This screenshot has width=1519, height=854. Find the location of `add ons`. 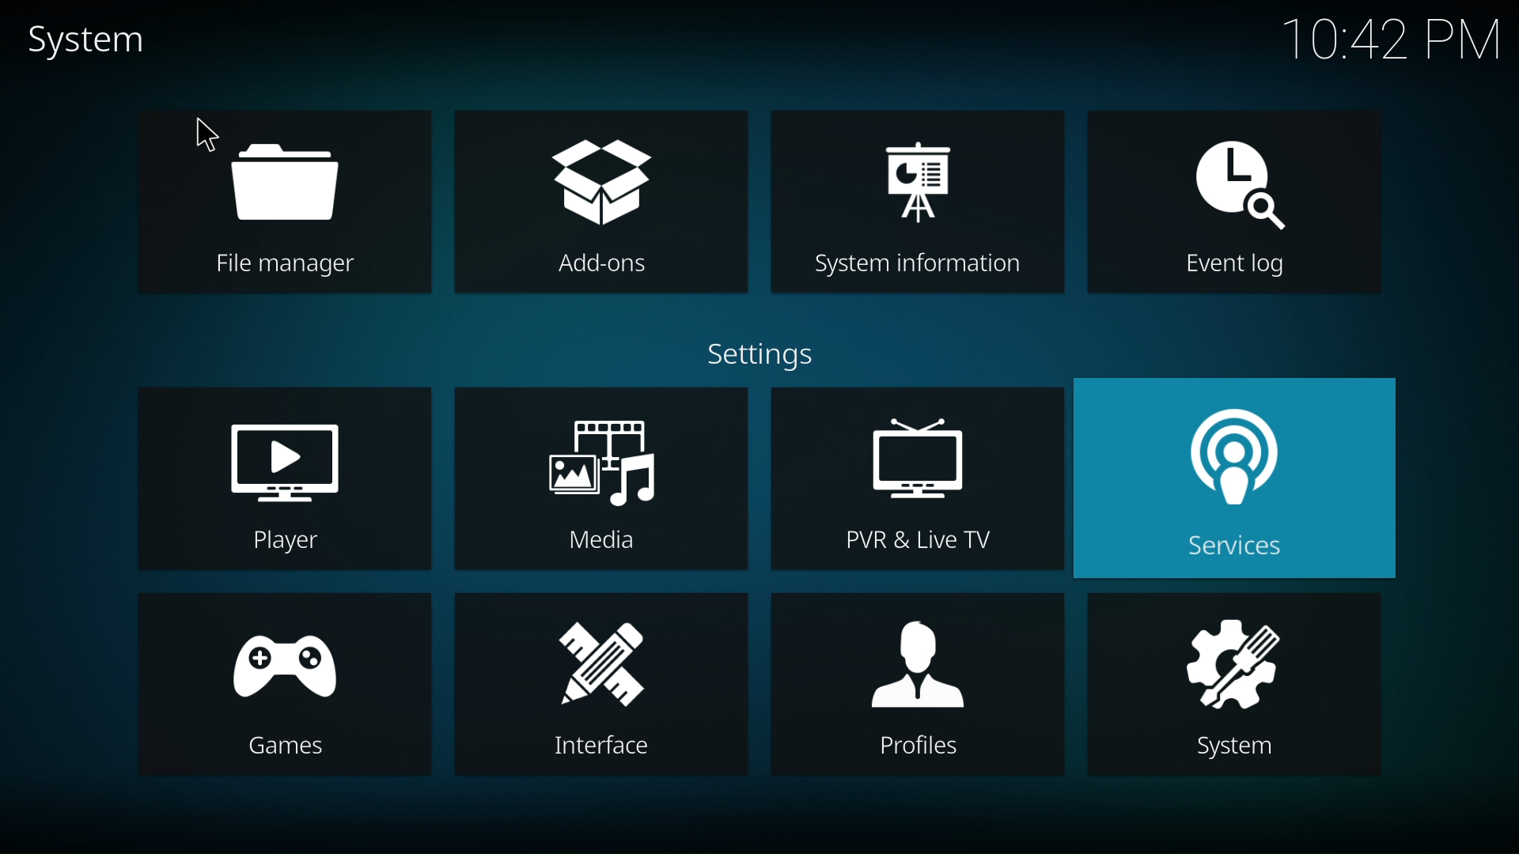

add ons is located at coordinates (594, 200).